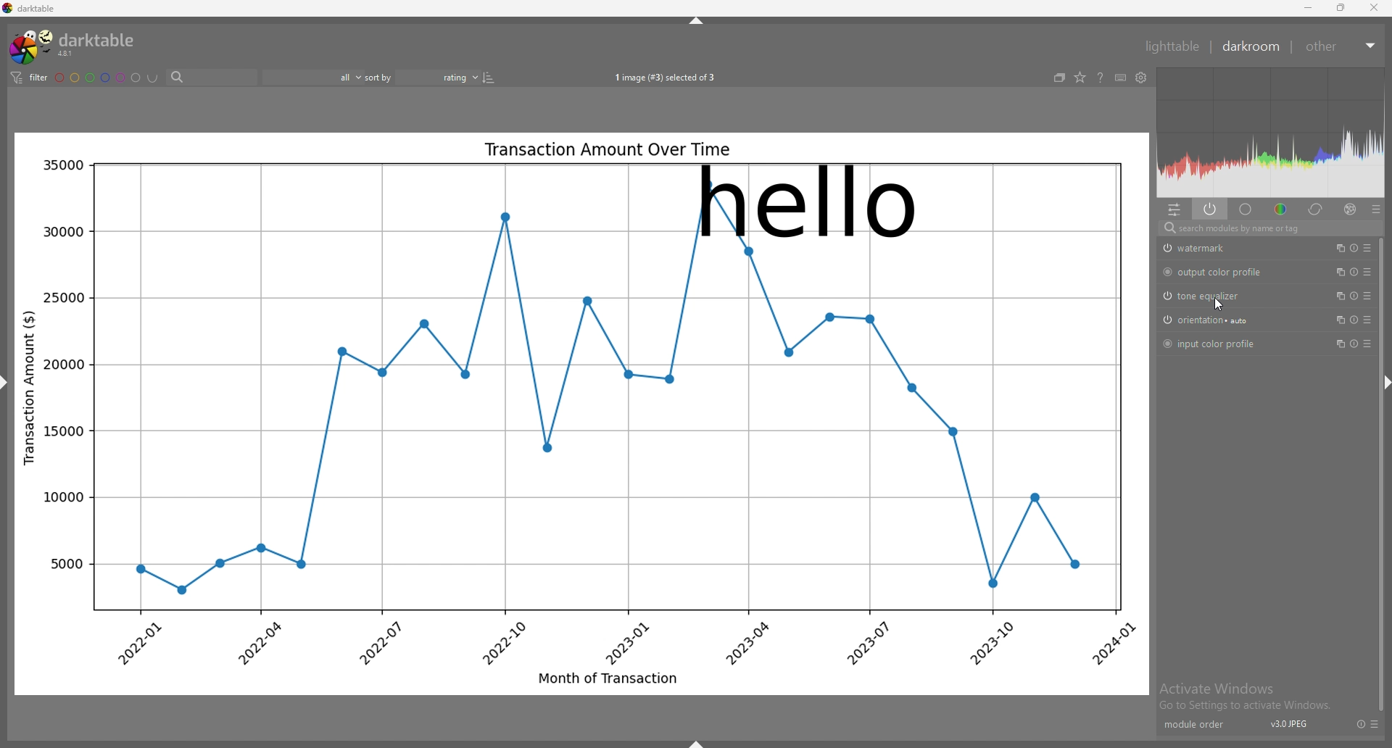 This screenshot has width=1392, height=748. Describe the element at coordinates (1350, 209) in the screenshot. I see `effect` at that location.